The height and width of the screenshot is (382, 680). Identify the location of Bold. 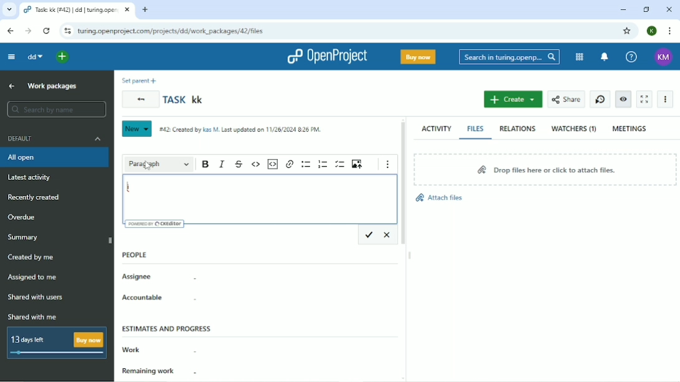
(206, 164).